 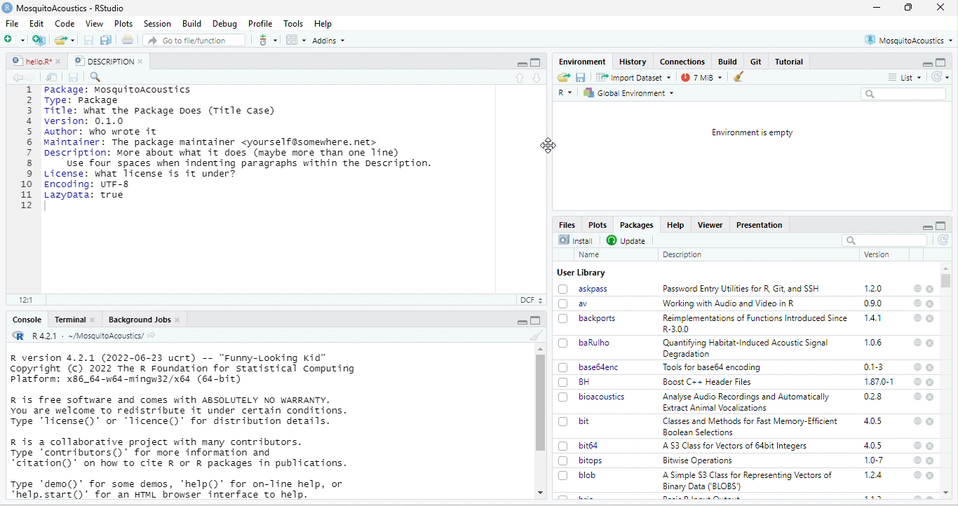 I want to click on Password Entry Utilities for R. Git. and SSH, so click(x=742, y=289).